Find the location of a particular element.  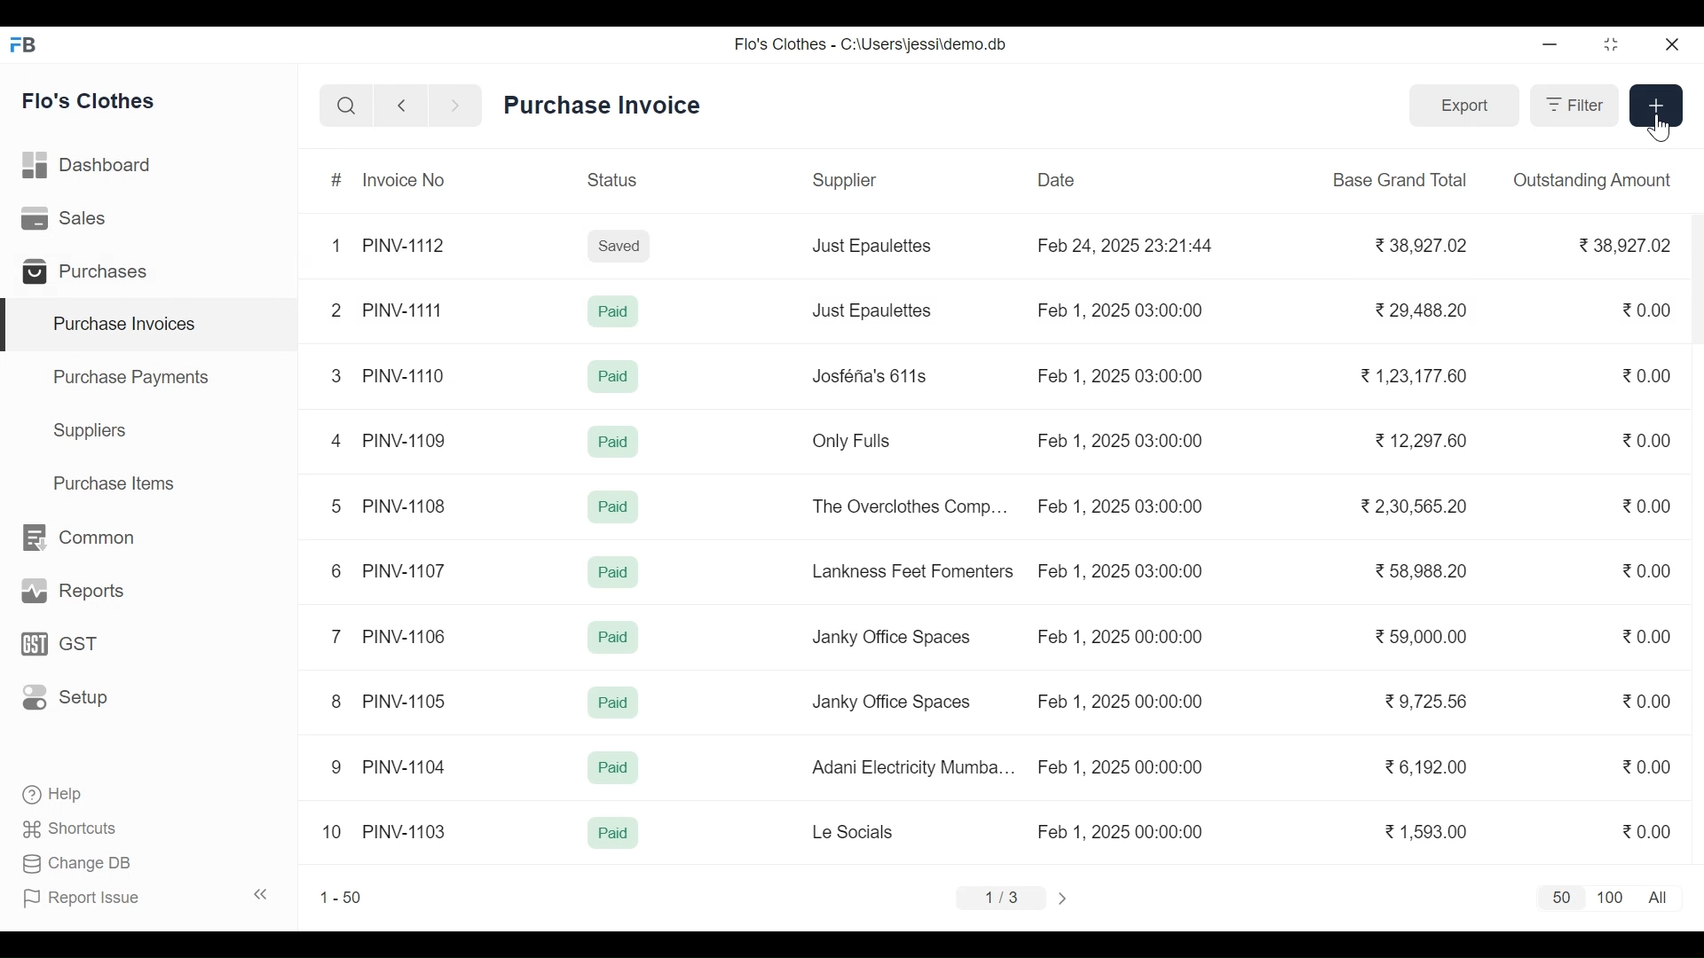

PINV-1106 is located at coordinates (406, 633).